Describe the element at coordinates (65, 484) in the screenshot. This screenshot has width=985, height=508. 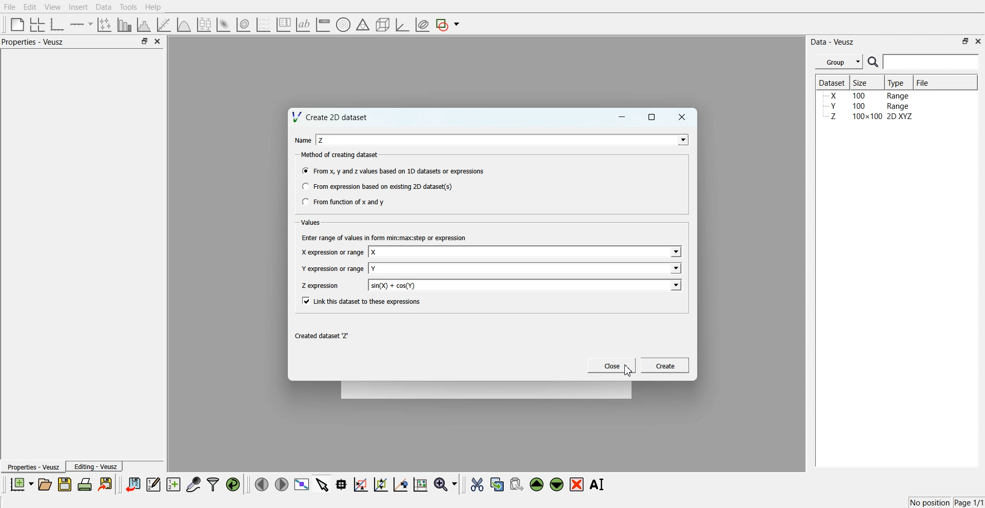
I see `Save the document` at that location.